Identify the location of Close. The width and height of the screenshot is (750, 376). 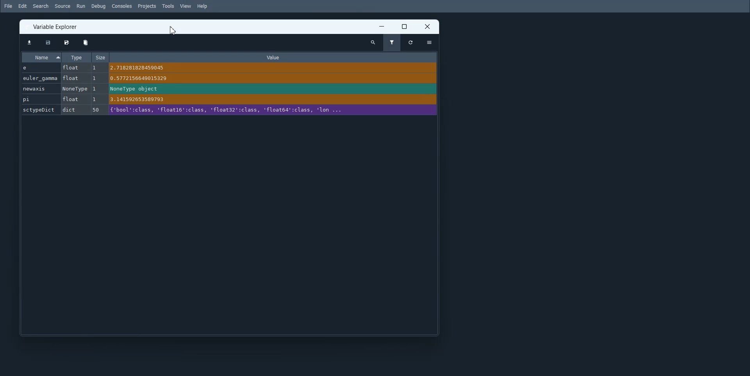
(429, 27).